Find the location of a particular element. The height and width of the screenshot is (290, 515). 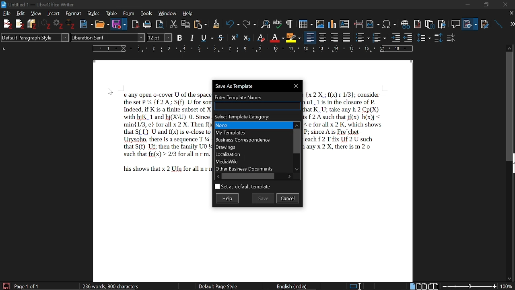

Current window is located at coordinates (239, 86).